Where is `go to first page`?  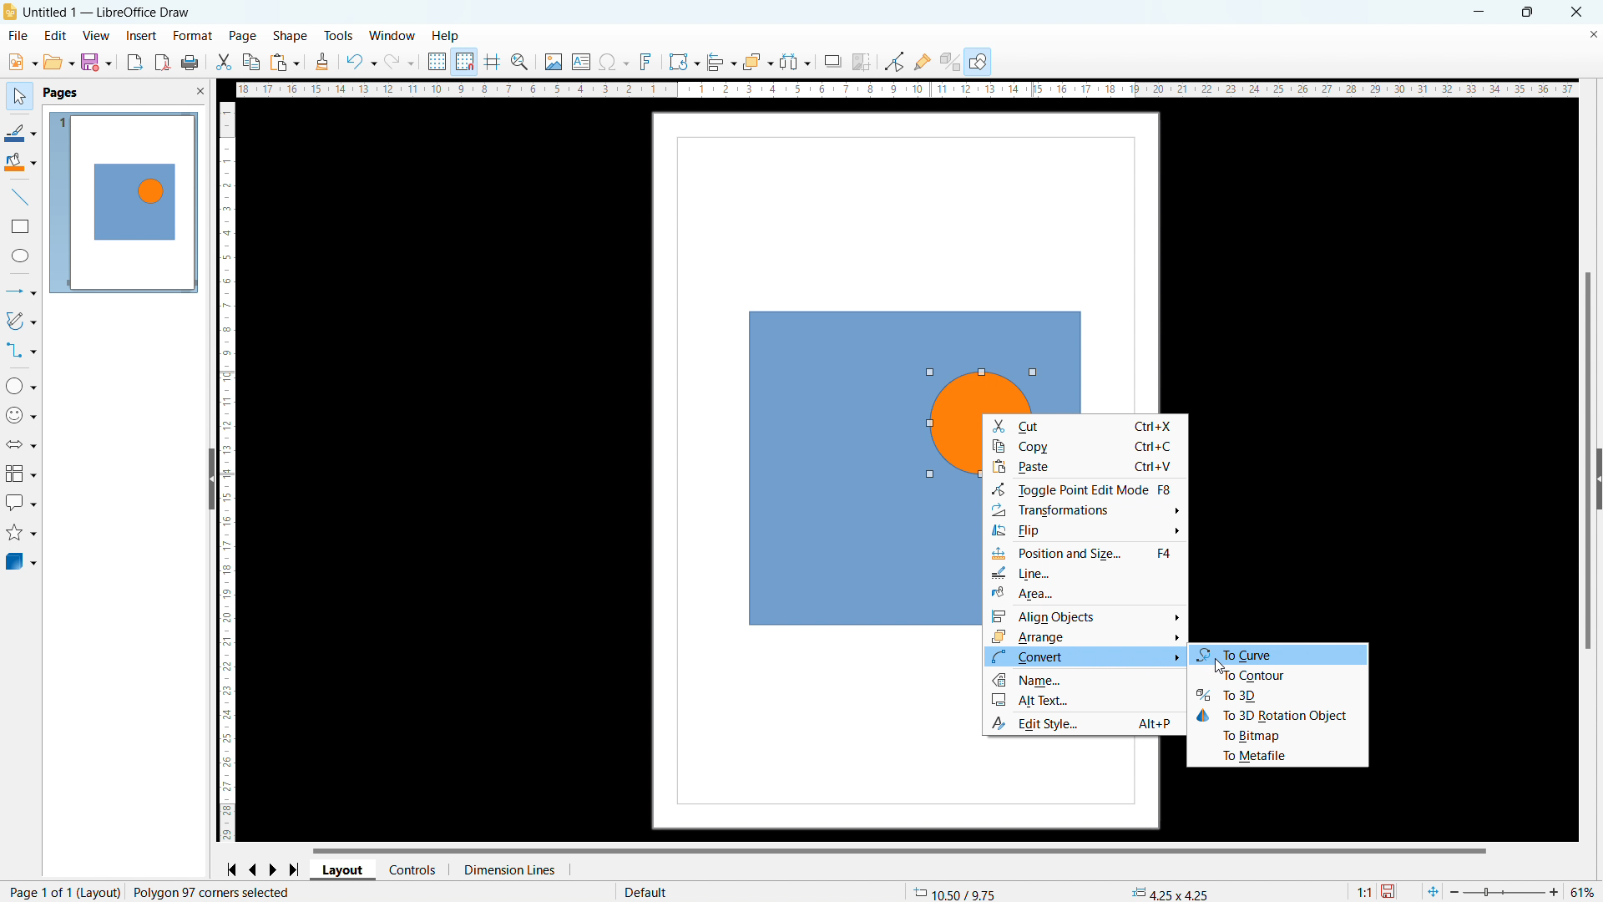 go to first page is located at coordinates (231, 869).